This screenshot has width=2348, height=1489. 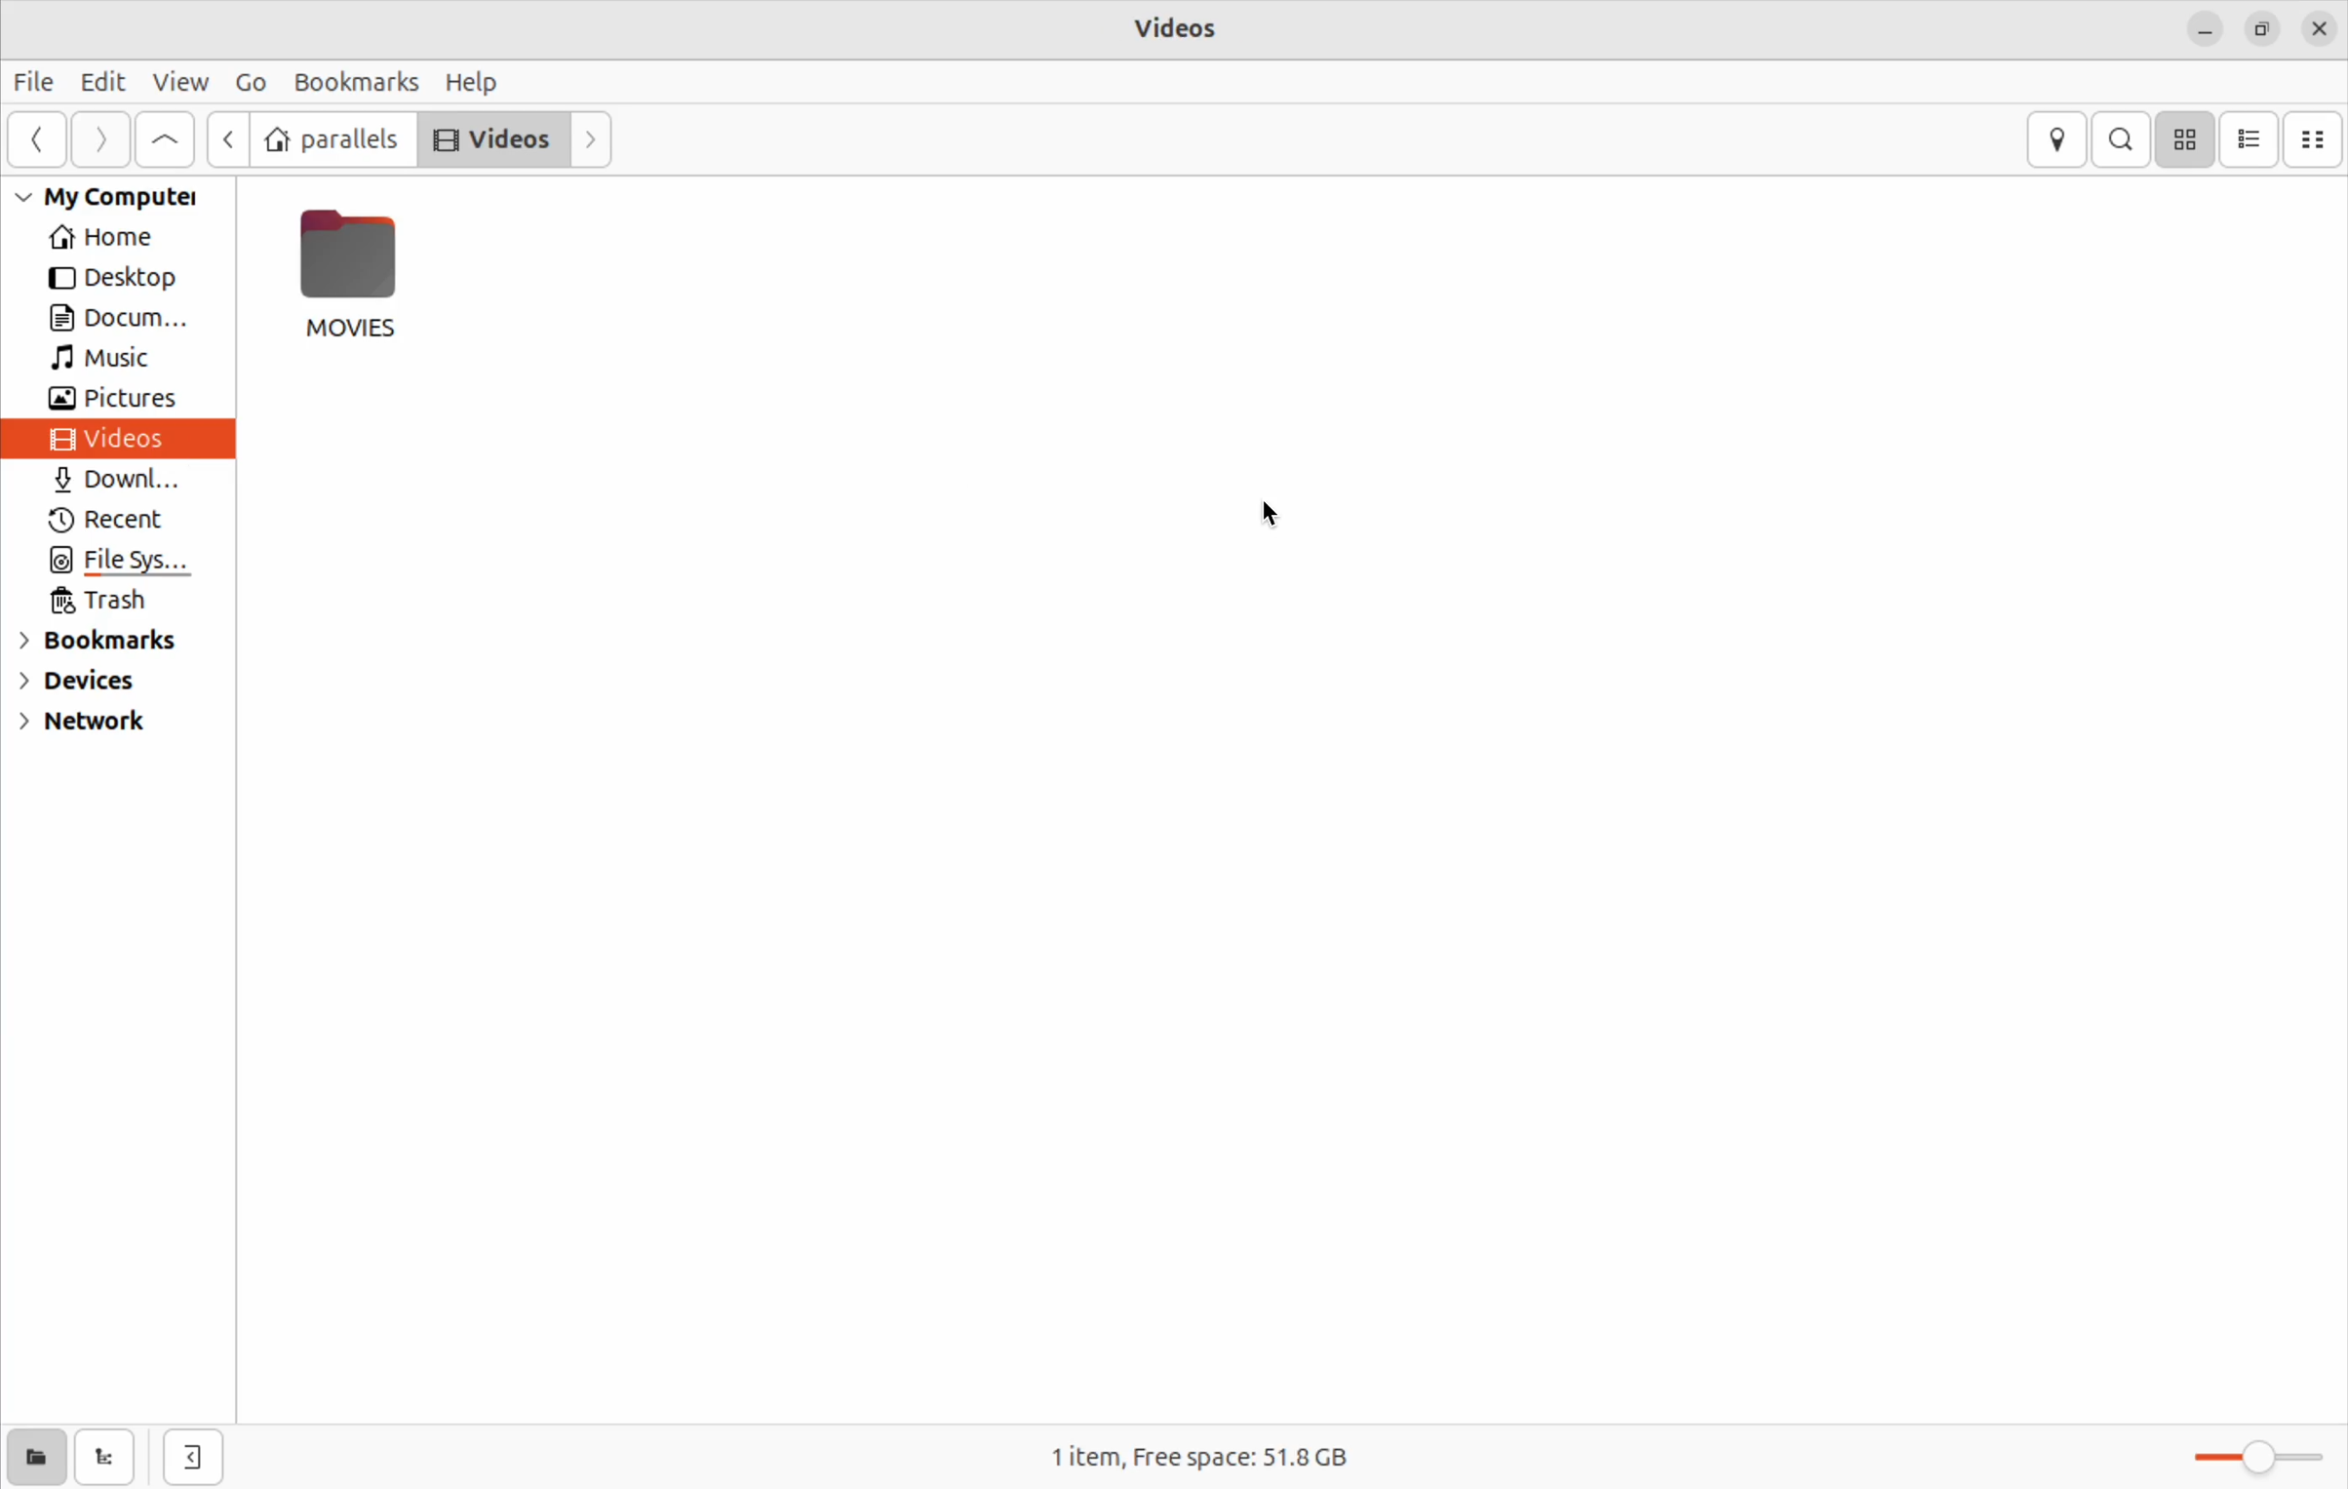 What do you see at coordinates (114, 524) in the screenshot?
I see `Recent` at bounding box center [114, 524].